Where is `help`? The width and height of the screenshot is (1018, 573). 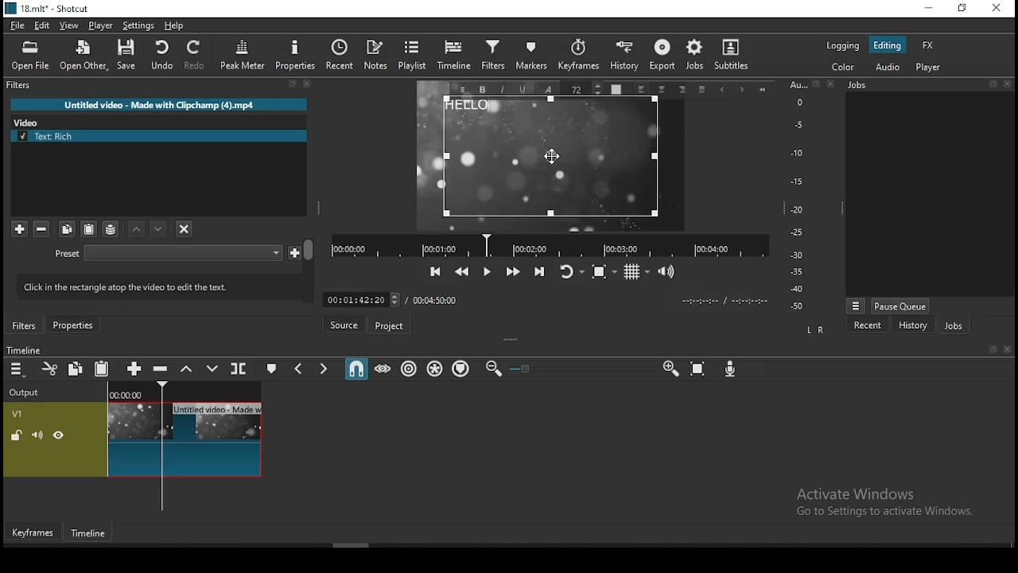
help is located at coordinates (174, 26).